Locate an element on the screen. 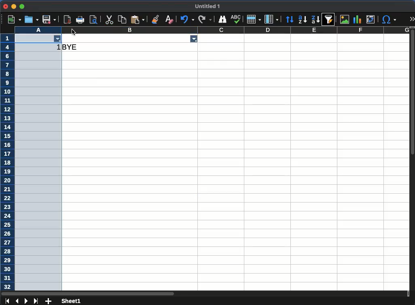  redo is located at coordinates (204, 19).